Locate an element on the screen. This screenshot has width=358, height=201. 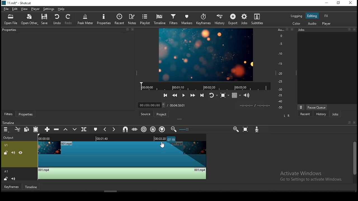
Timeline is located at coordinates (8, 123).